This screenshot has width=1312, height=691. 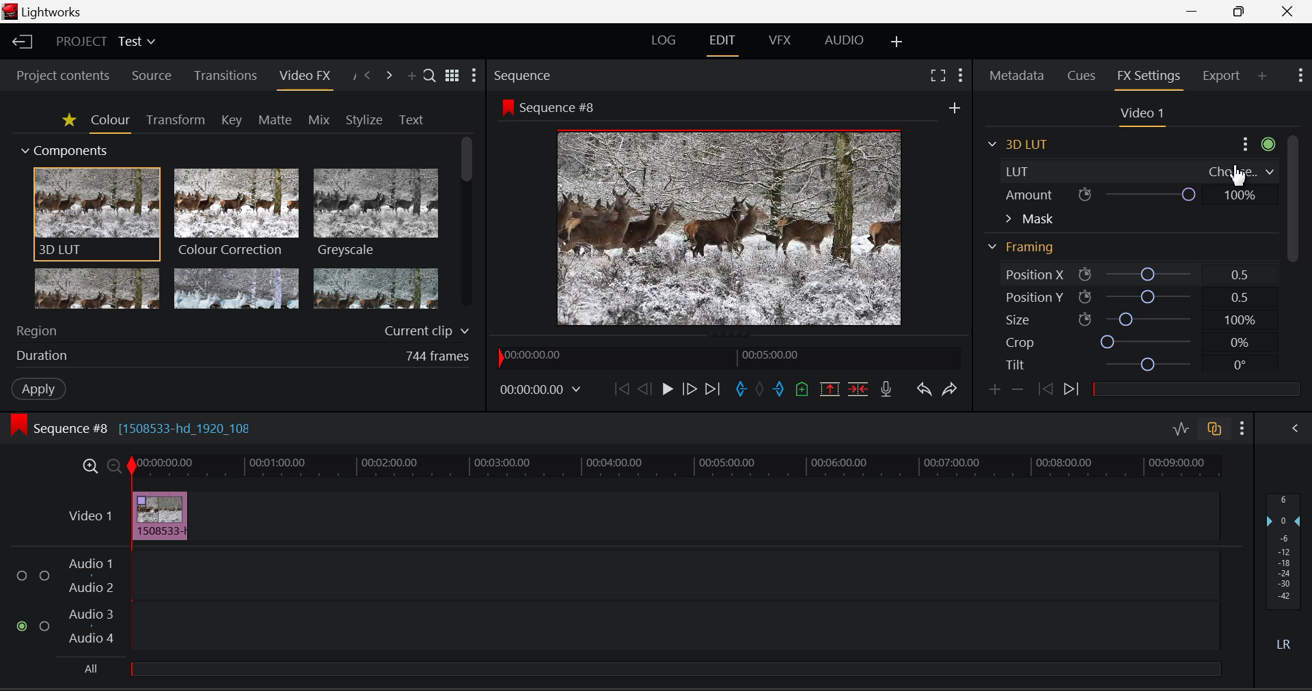 I want to click on Show Settings, so click(x=1242, y=428).